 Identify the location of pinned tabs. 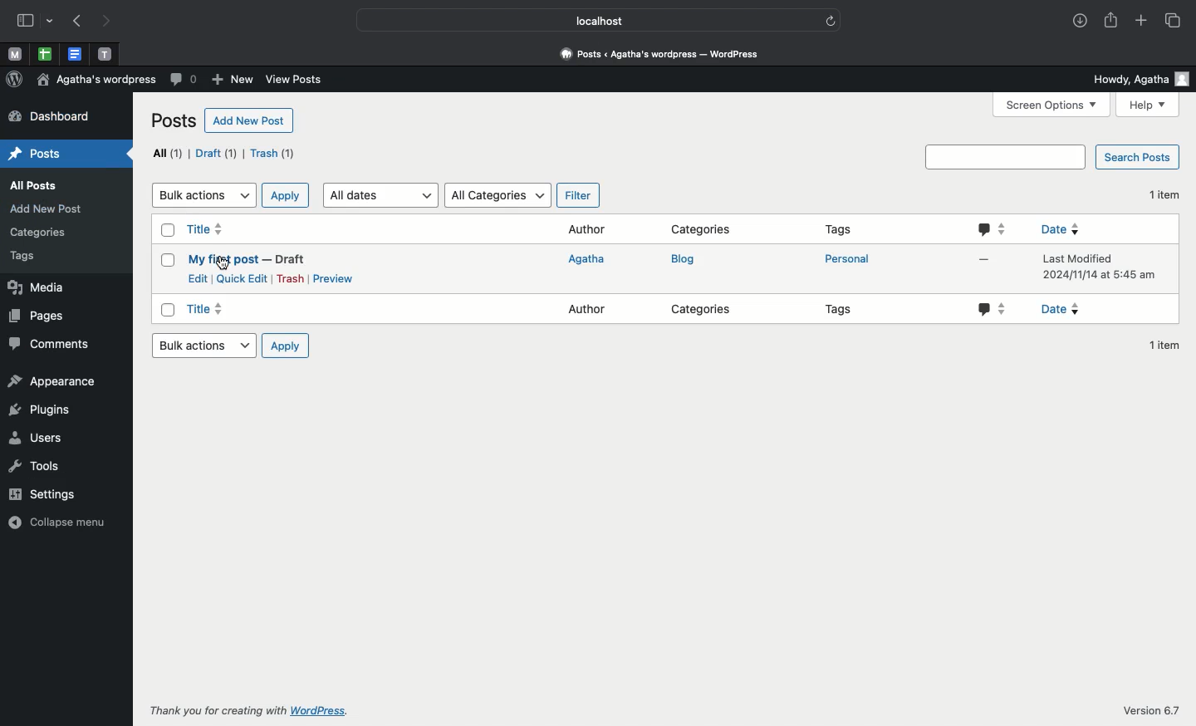
(75, 55).